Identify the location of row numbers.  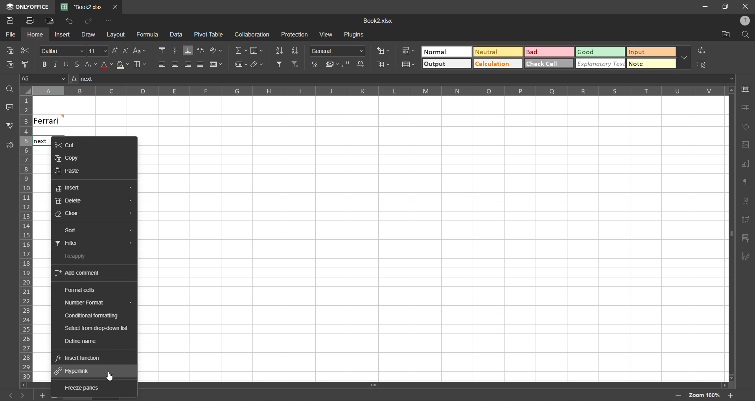
(25, 239).